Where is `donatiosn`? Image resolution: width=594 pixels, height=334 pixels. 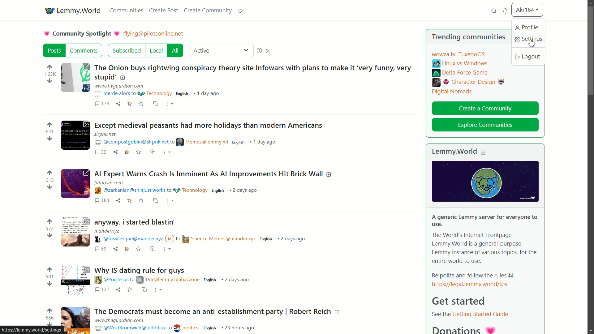
donatiosn is located at coordinates (462, 329).